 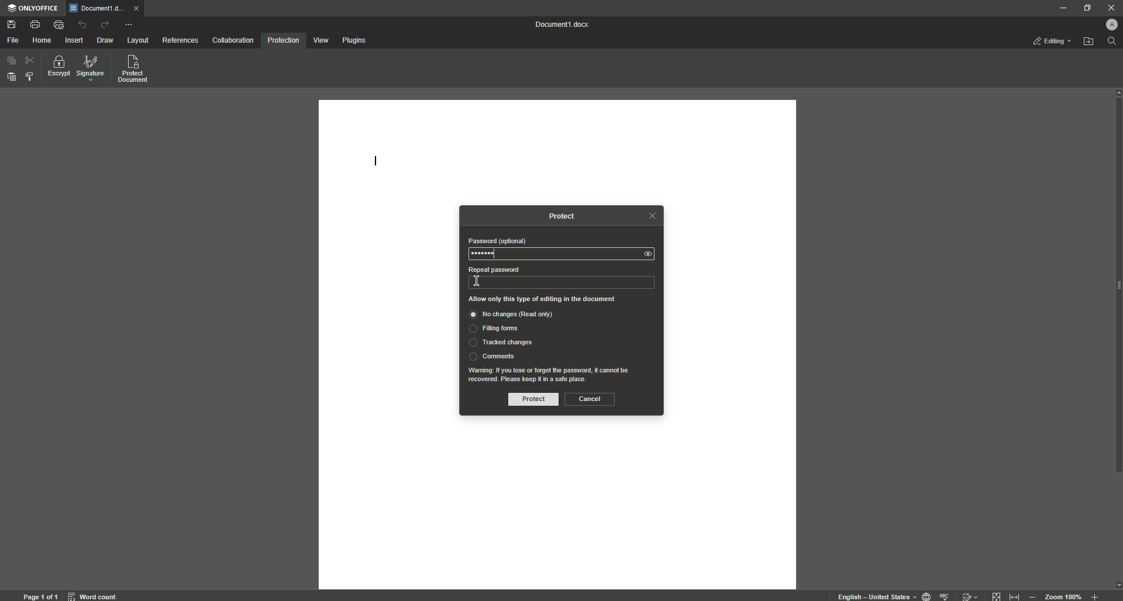 What do you see at coordinates (321, 40) in the screenshot?
I see `View` at bounding box center [321, 40].